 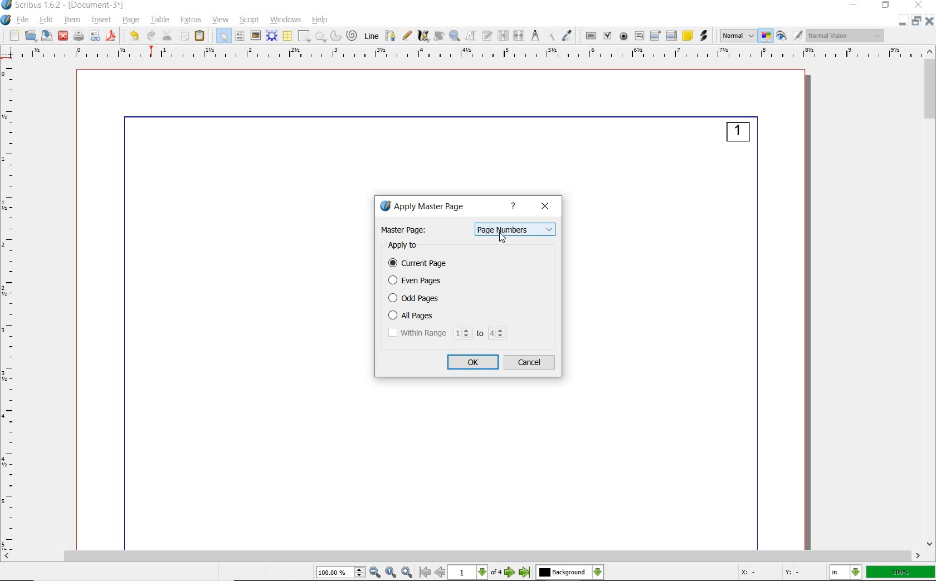 What do you see at coordinates (221, 19) in the screenshot?
I see `view` at bounding box center [221, 19].